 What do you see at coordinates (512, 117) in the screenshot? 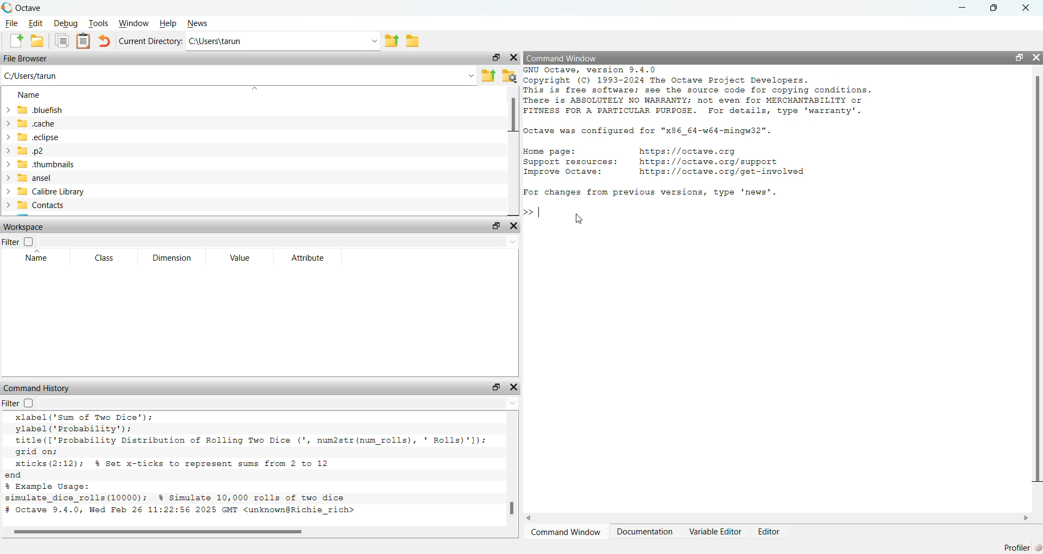
I see `Scrollbar` at bounding box center [512, 117].